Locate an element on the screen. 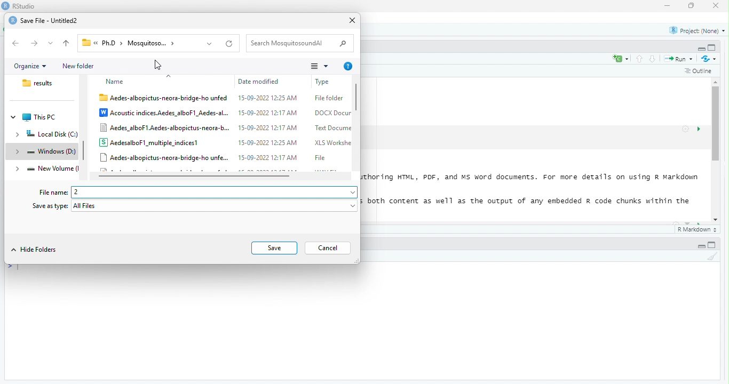  results is located at coordinates (39, 83).